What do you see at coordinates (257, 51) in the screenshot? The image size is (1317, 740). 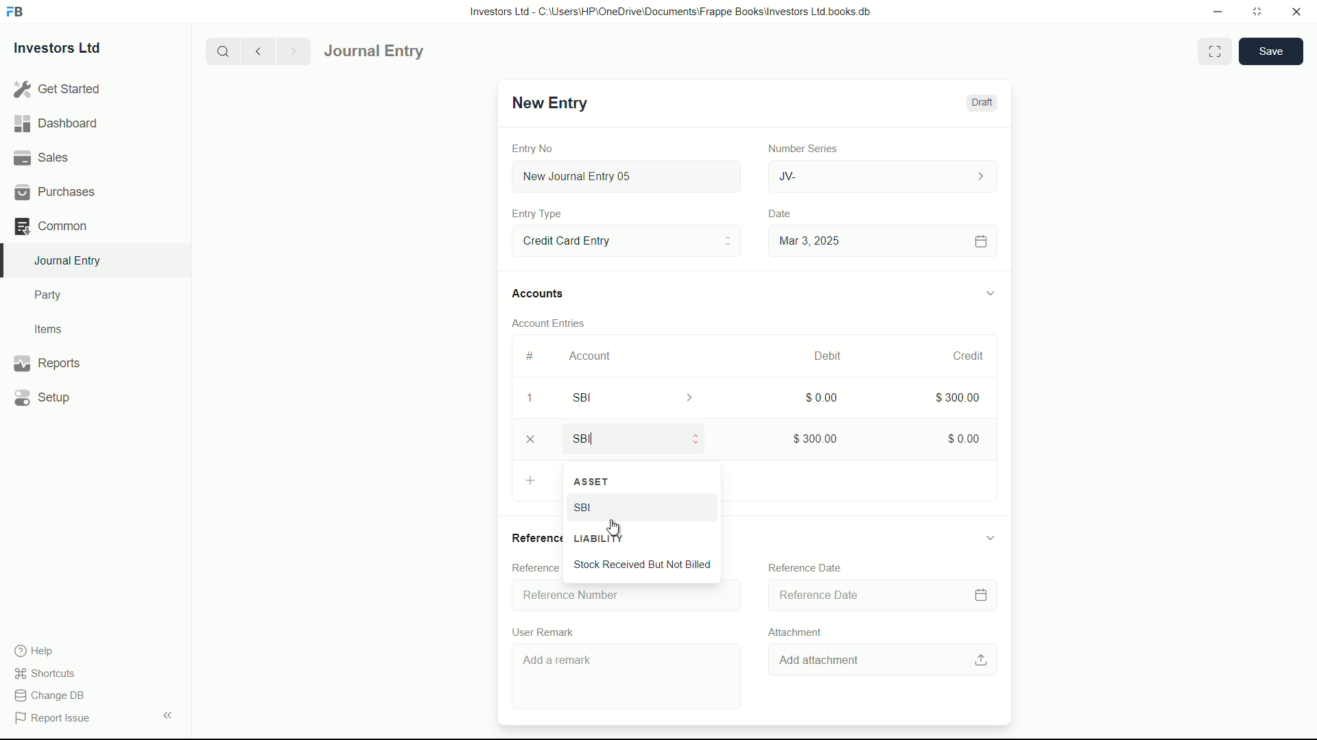 I see `previous` at bounding box center [257, 51].